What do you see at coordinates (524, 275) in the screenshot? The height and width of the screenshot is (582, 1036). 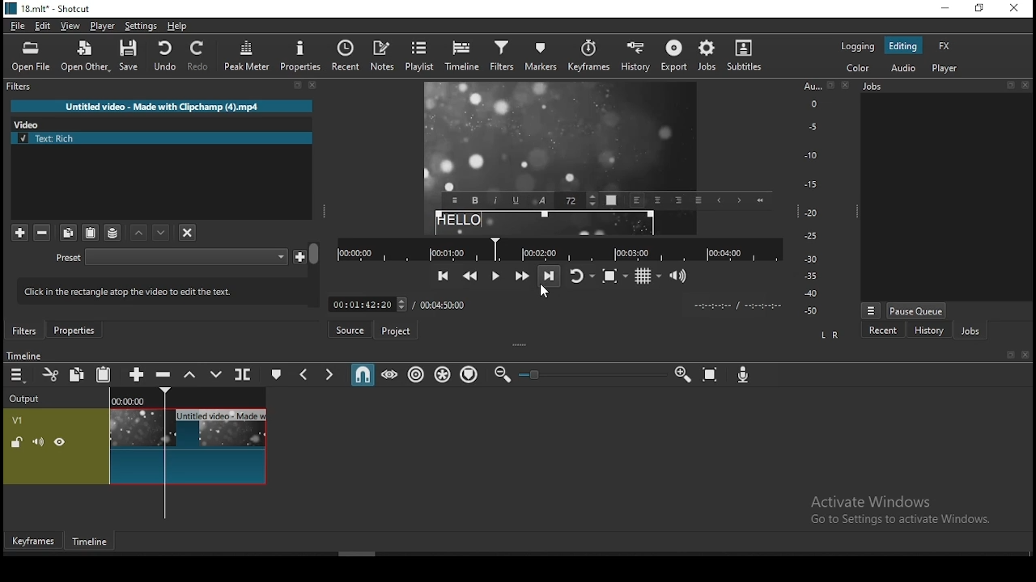 I see `play quickly forwards` at bounding box center [524, 275].